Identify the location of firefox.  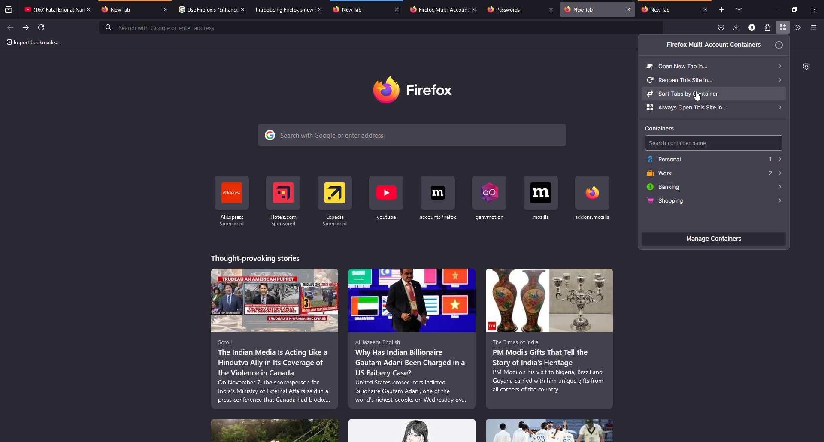
(424, 90).